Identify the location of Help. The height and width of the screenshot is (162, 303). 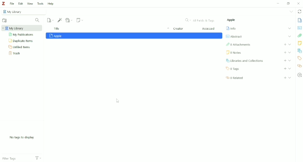
(50, 3).